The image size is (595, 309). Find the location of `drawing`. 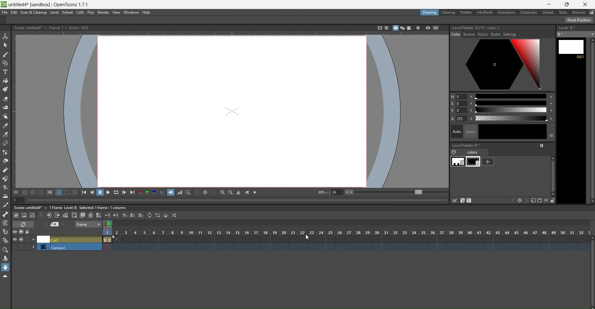

drawing is located at coordinates (430, 13).